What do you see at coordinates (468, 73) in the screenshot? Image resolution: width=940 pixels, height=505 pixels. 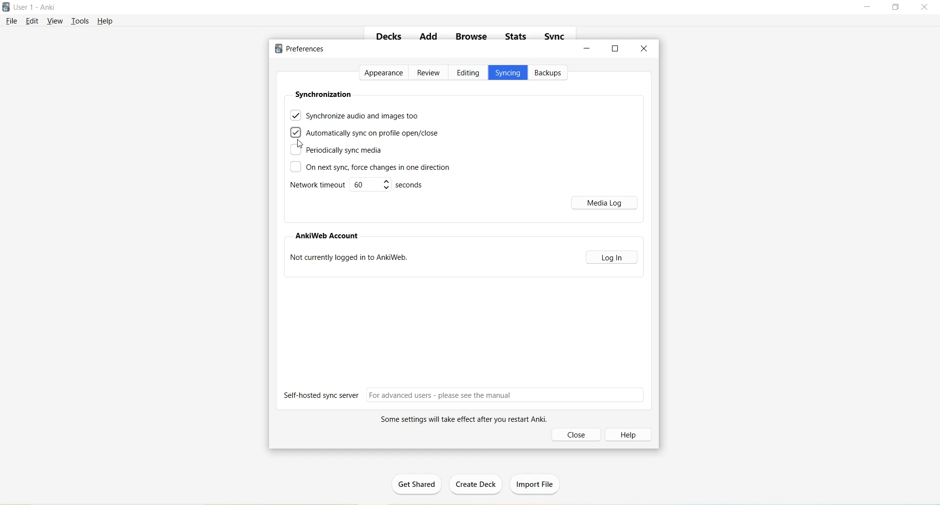 I see `Editing` at bounding box center [468, 73].